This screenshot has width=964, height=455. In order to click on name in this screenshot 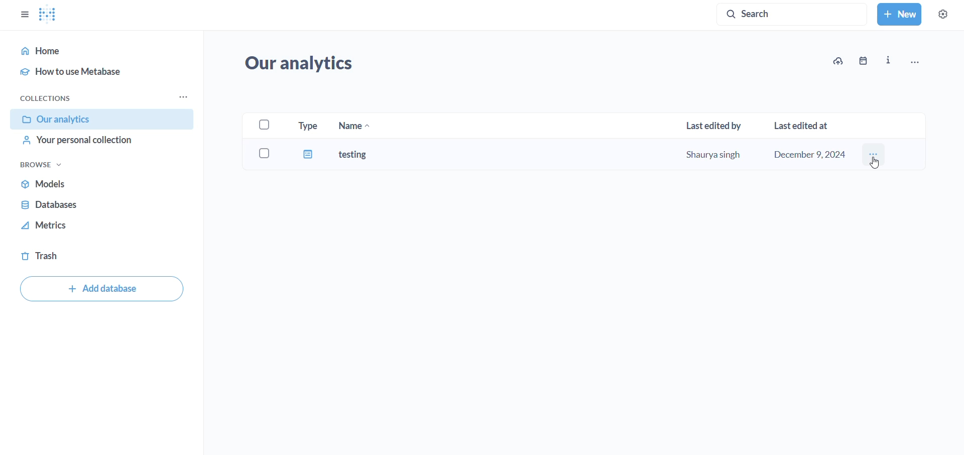, I will do `click(352, 125)`.